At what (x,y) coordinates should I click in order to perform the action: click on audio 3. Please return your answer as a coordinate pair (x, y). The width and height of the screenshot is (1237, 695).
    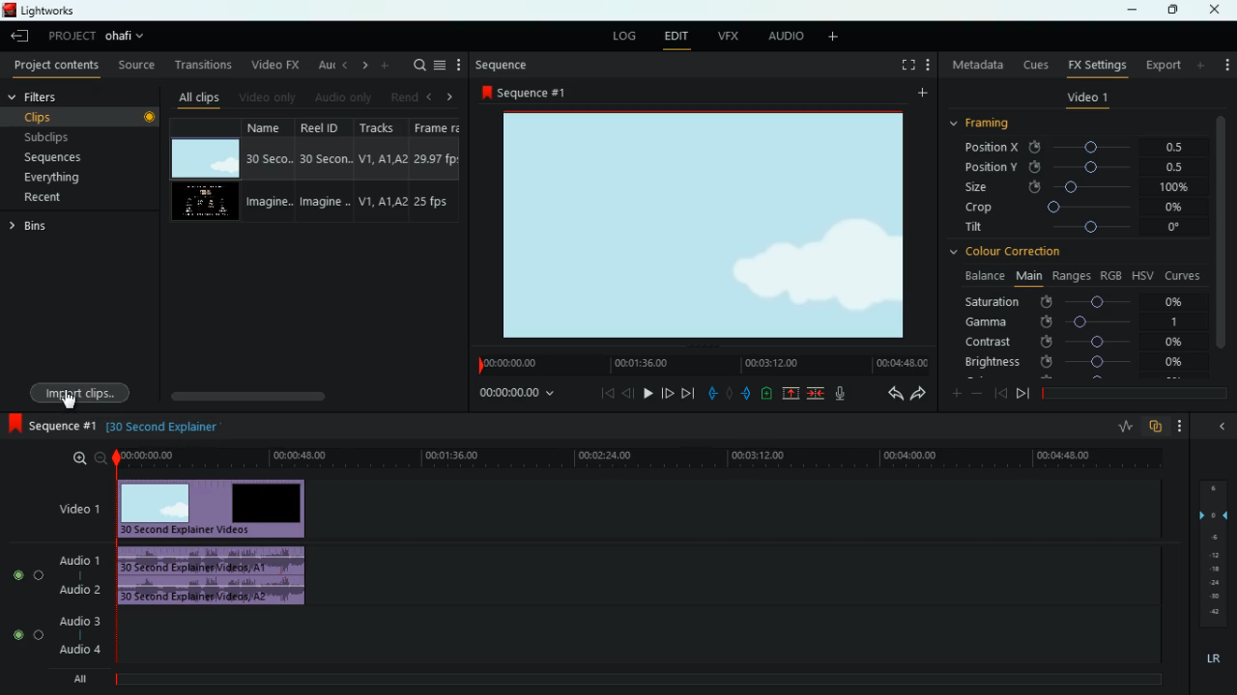
    Looking at the image, I should click on (74, 620).